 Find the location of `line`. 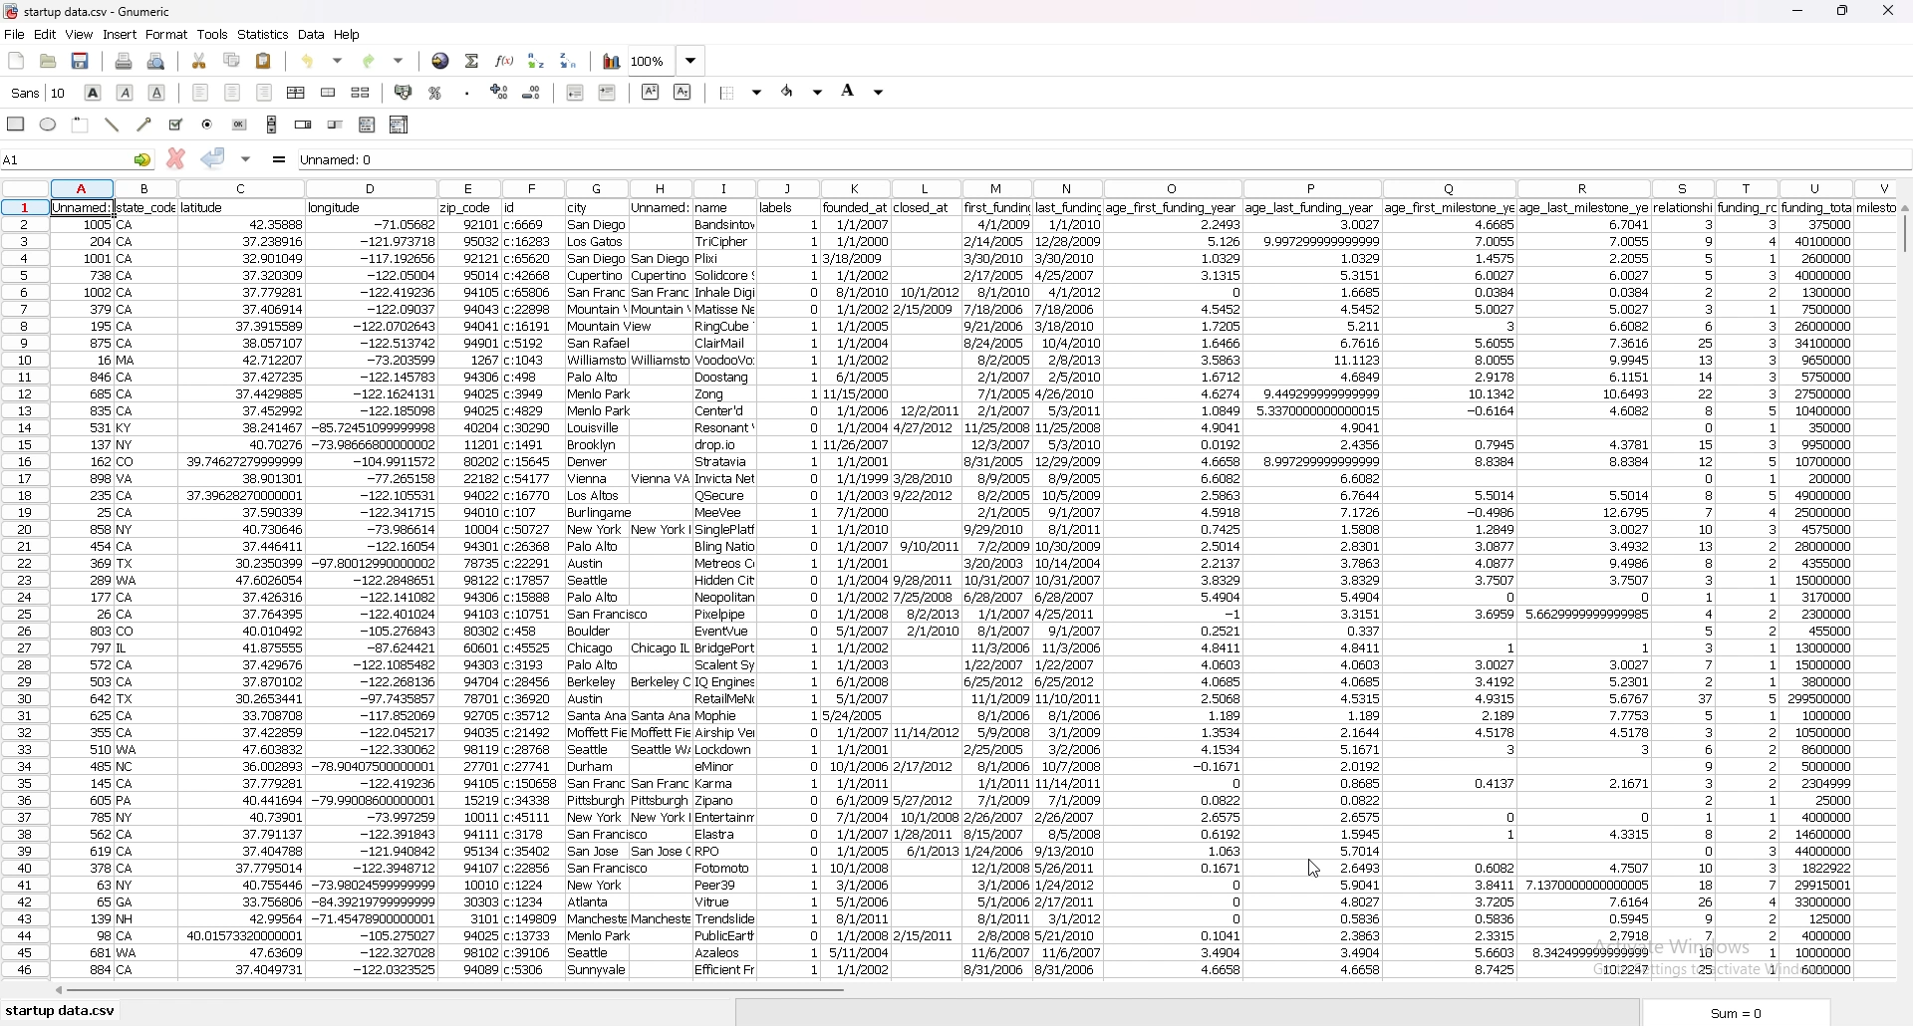

line is located at coordinates (115, 124).